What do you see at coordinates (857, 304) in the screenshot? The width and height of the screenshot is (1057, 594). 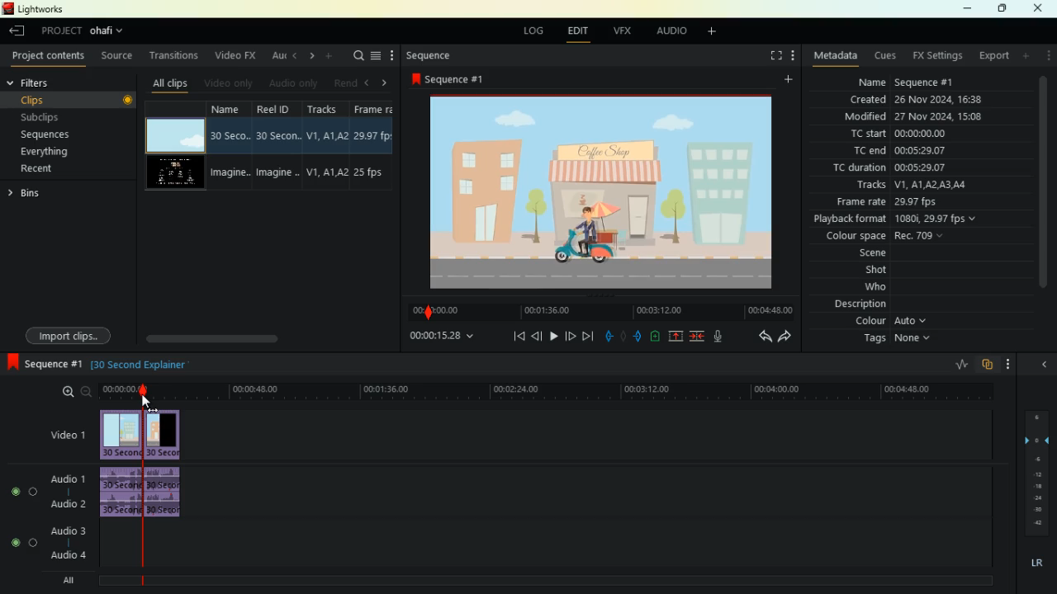 I see `description` at bounding box center [857, 304].